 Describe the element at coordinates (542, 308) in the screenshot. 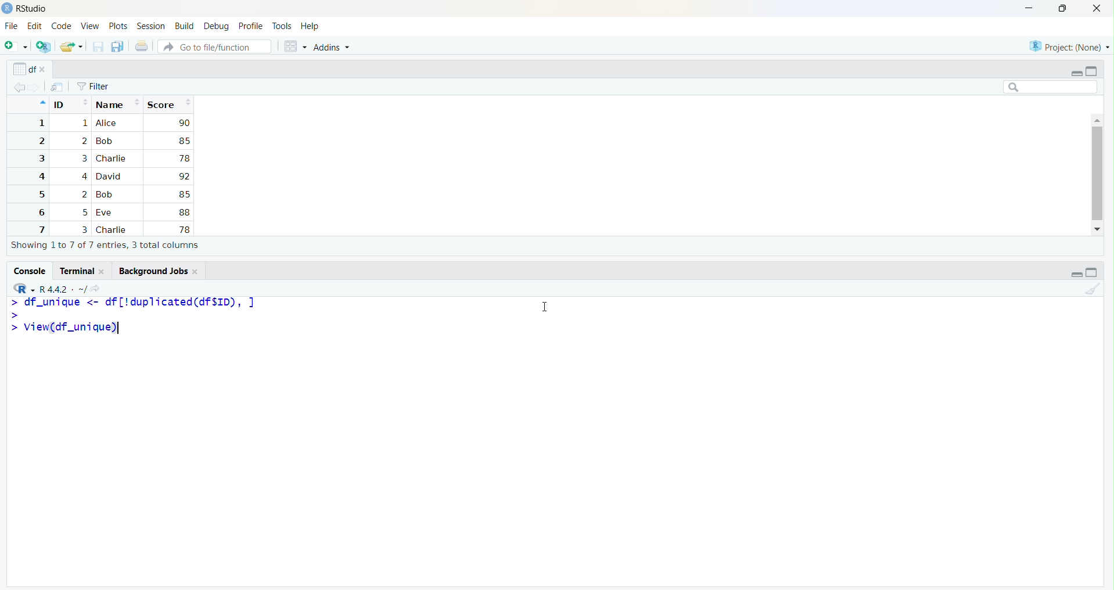

I see `cursor` at that location.